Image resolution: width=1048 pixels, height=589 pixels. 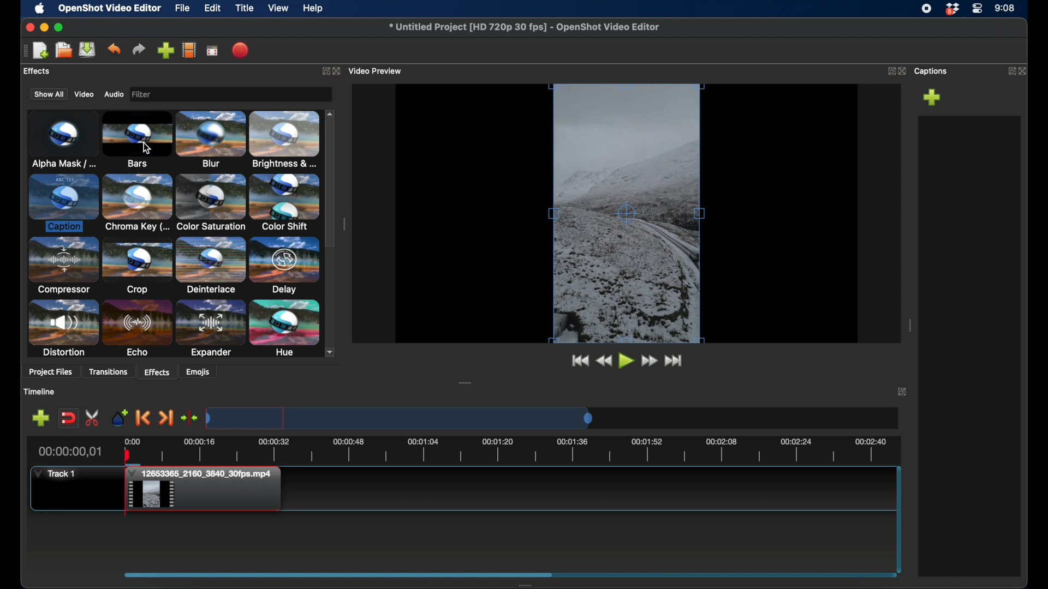 I want to click on close, so click(x=28, y=27).